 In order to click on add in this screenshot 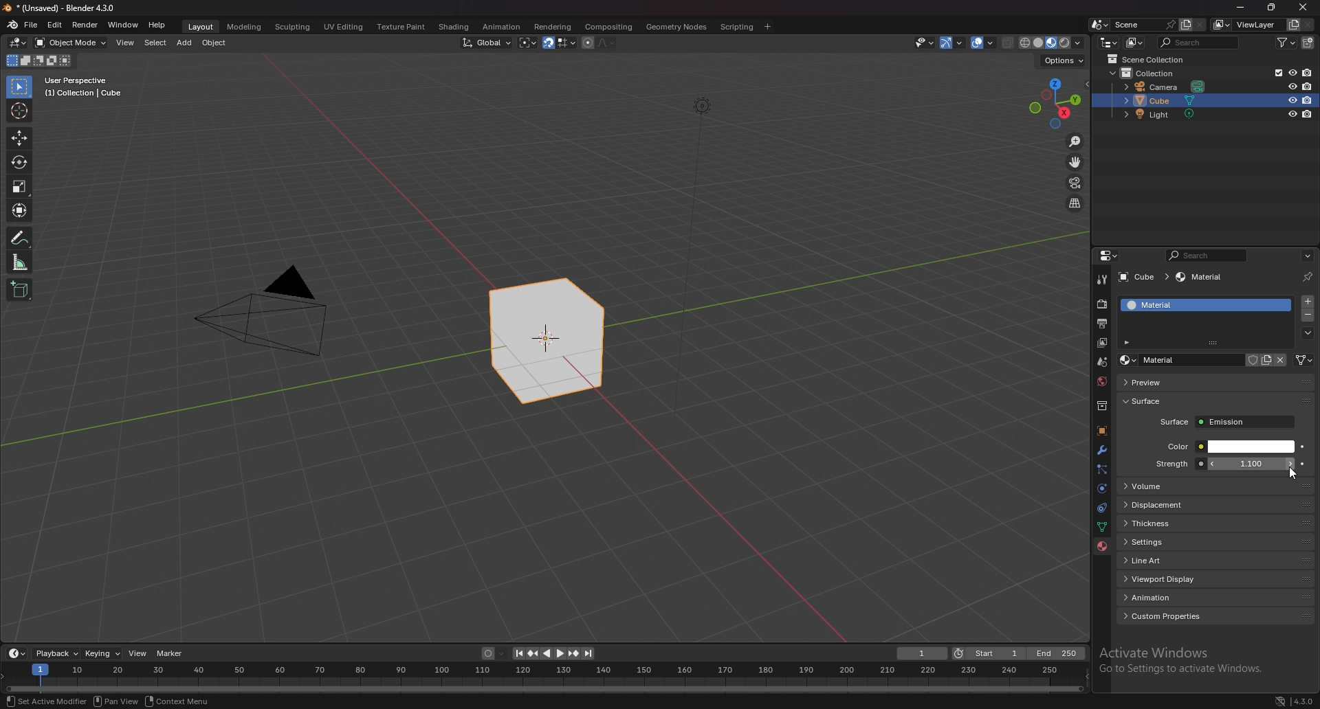, I will do `click(186, 43)`.